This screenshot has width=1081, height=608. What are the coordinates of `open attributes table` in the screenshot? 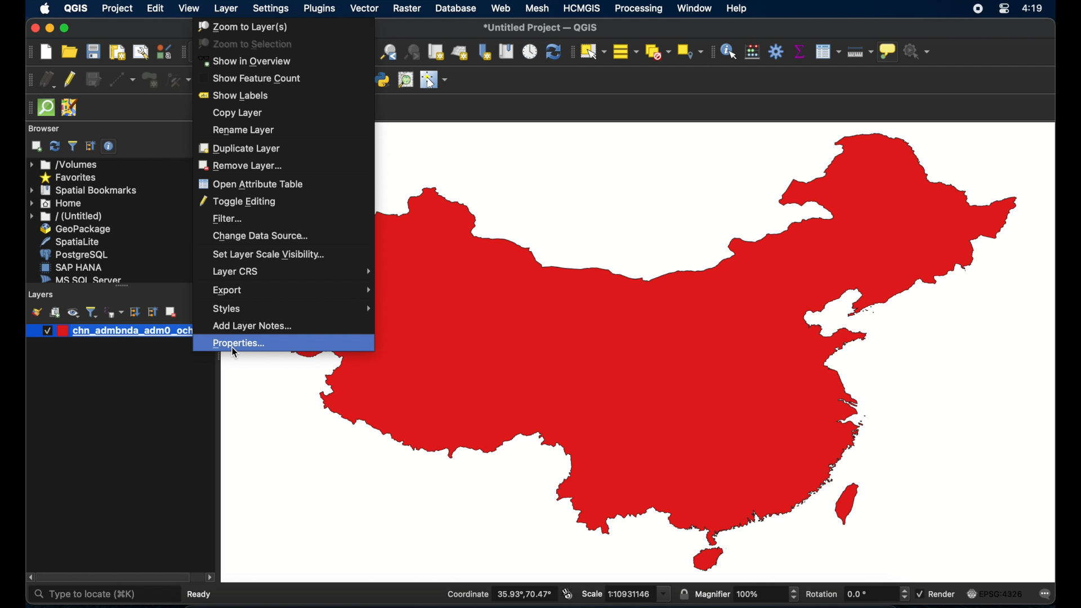 It's located at (828, 52).